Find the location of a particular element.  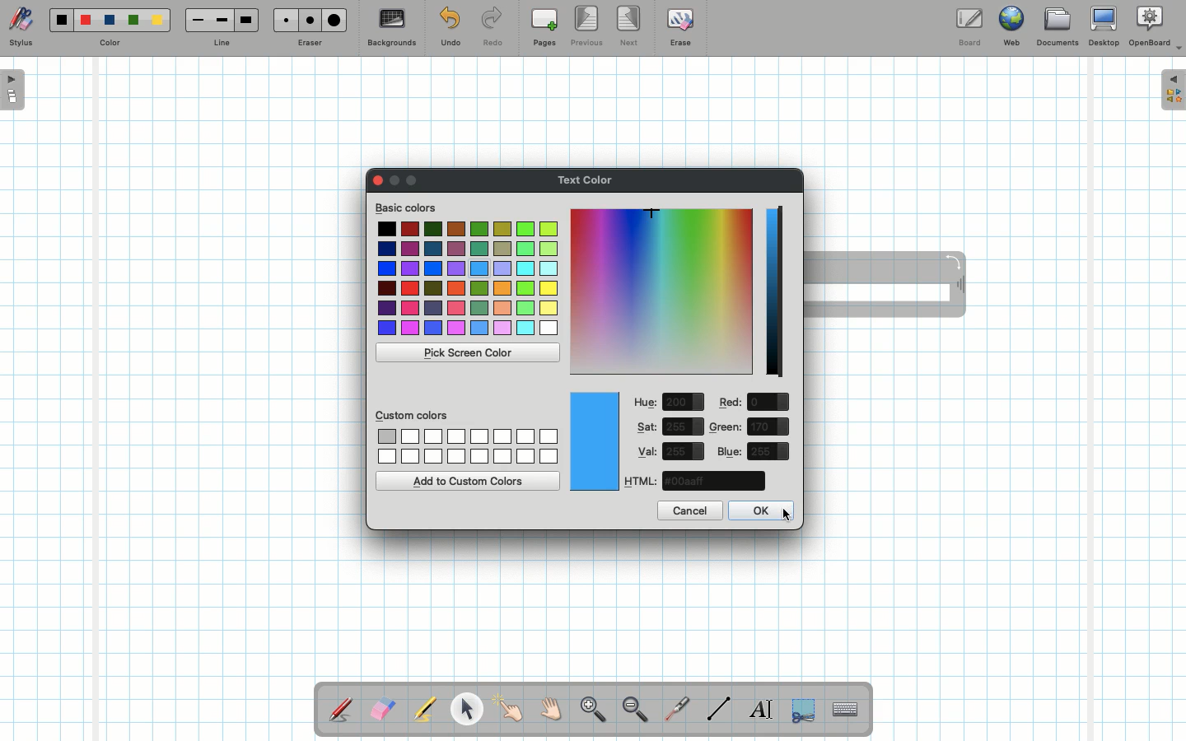

cursor is located at coordinates (788, 515).